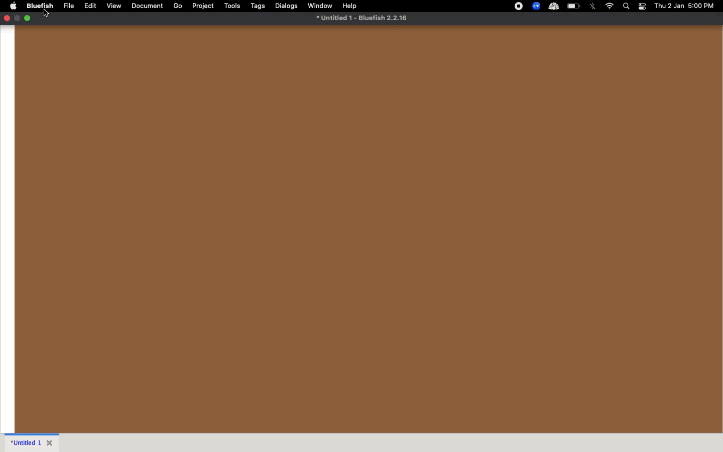 The height and width of the screenshot is (452, 723). Describe the element at coordinates (51, 443) in the screenshot. I see `Close` at that location.